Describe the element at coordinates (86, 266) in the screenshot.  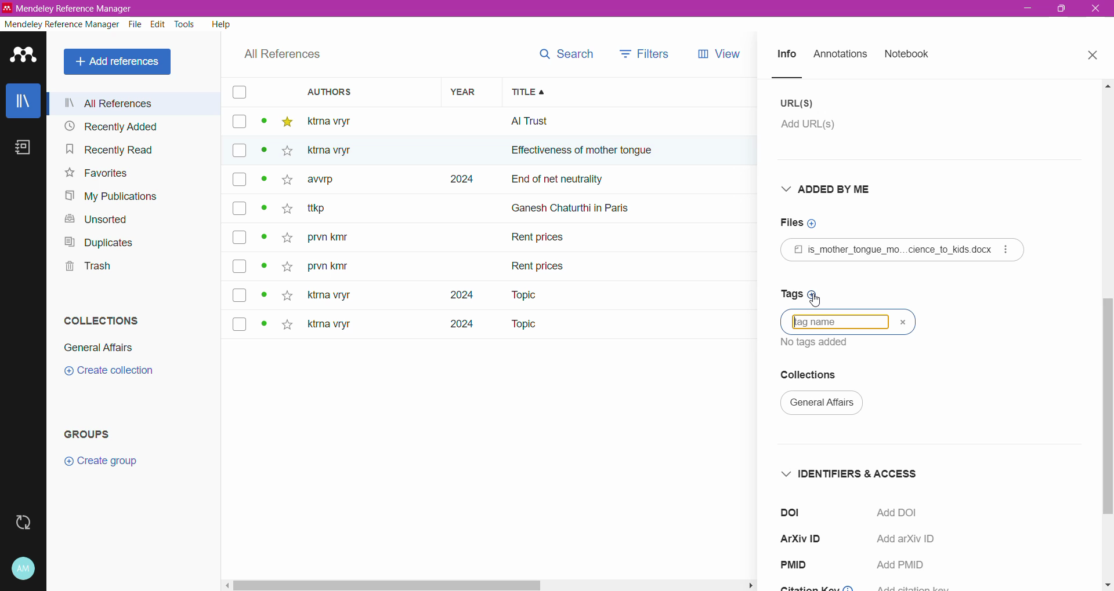
I see `Trash` at that location.